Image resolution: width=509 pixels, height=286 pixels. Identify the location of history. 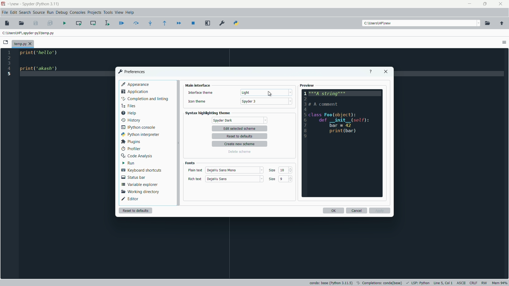
(130, 119).